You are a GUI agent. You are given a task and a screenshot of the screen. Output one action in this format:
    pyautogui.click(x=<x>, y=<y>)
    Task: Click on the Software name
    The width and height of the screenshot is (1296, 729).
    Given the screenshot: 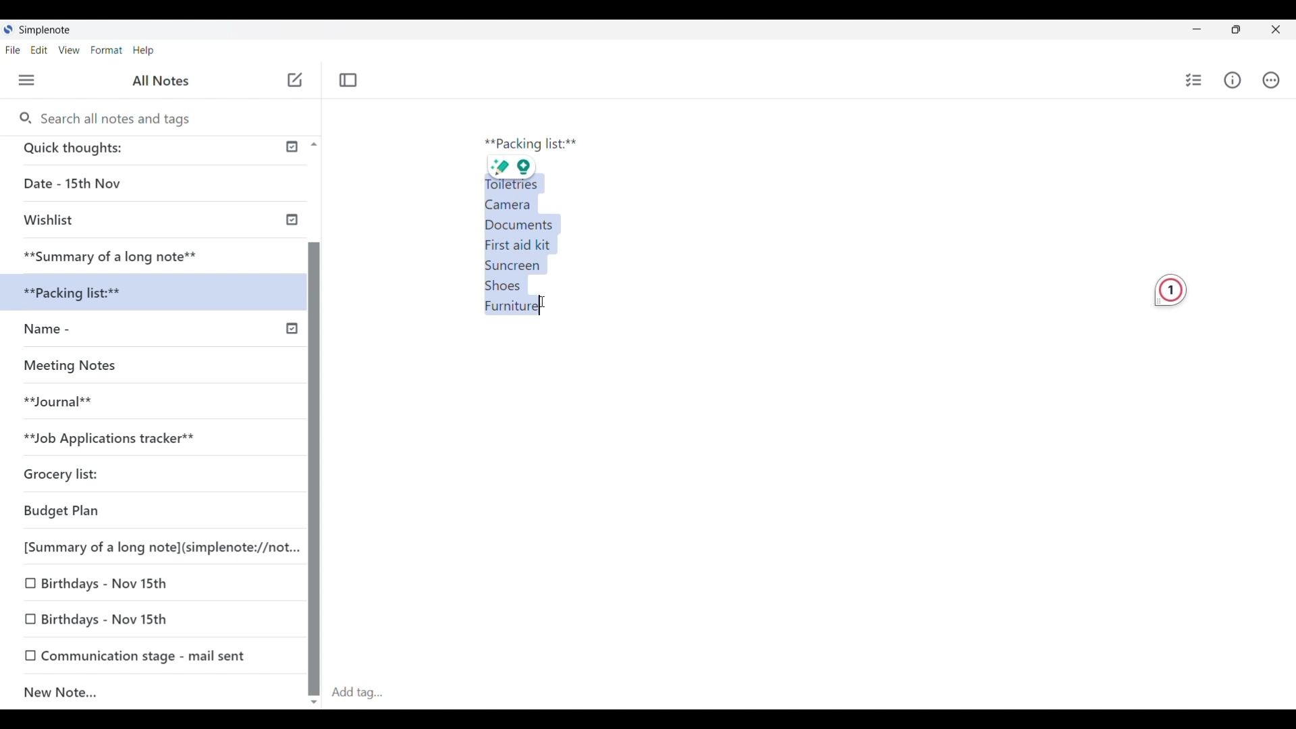 What is the action you would take?
    pyautogui.click(x=46, y=30)
    